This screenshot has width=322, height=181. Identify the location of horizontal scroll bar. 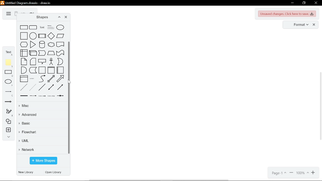
(159, 179).